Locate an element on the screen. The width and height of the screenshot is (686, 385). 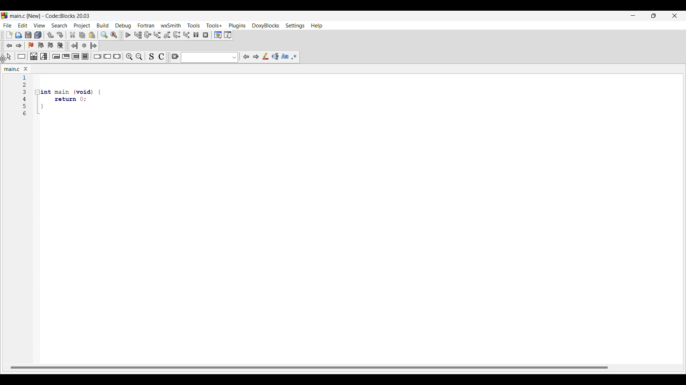
Close interface is located at coordinates (675, 16).